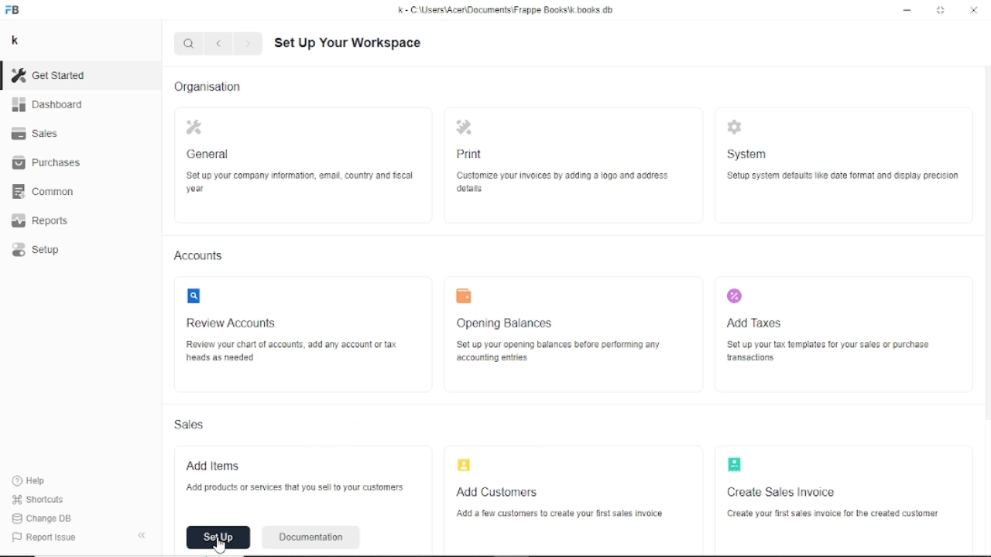  I want to click on Set up, so click(218, 538).